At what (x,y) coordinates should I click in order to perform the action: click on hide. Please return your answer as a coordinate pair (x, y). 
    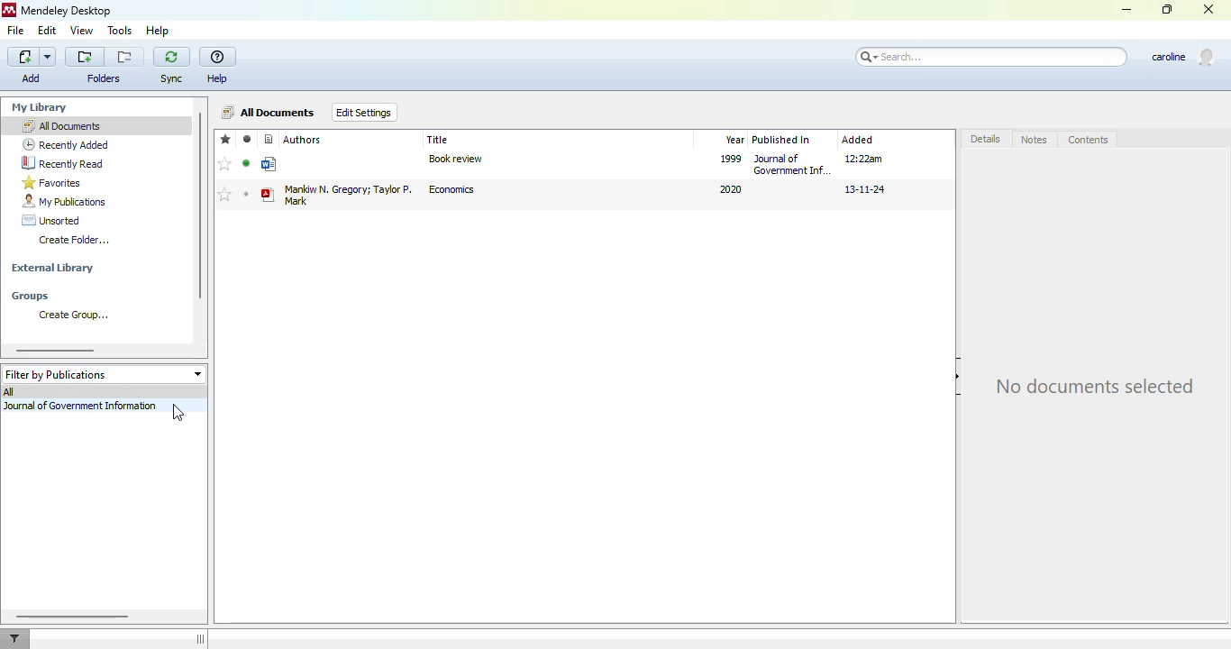
    Looking at the image, I should click on (960, 376).